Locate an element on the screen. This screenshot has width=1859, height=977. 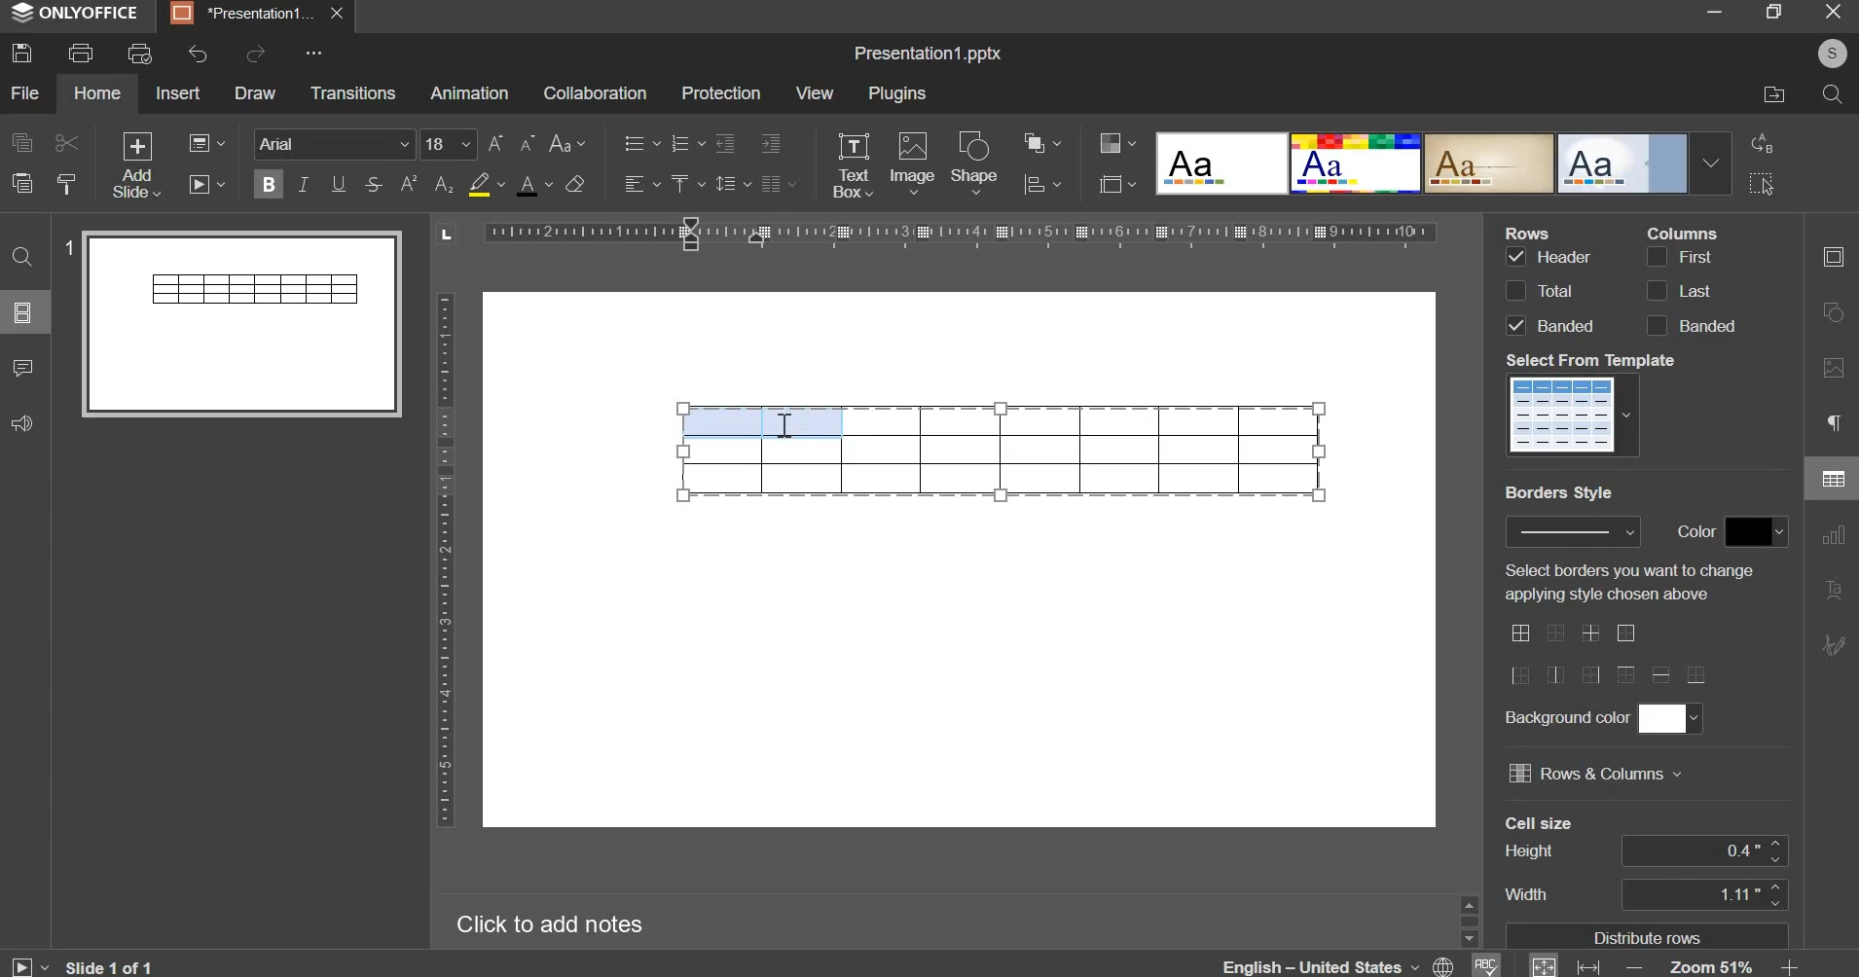
rows & columns is located at coordinates (1594, 773).